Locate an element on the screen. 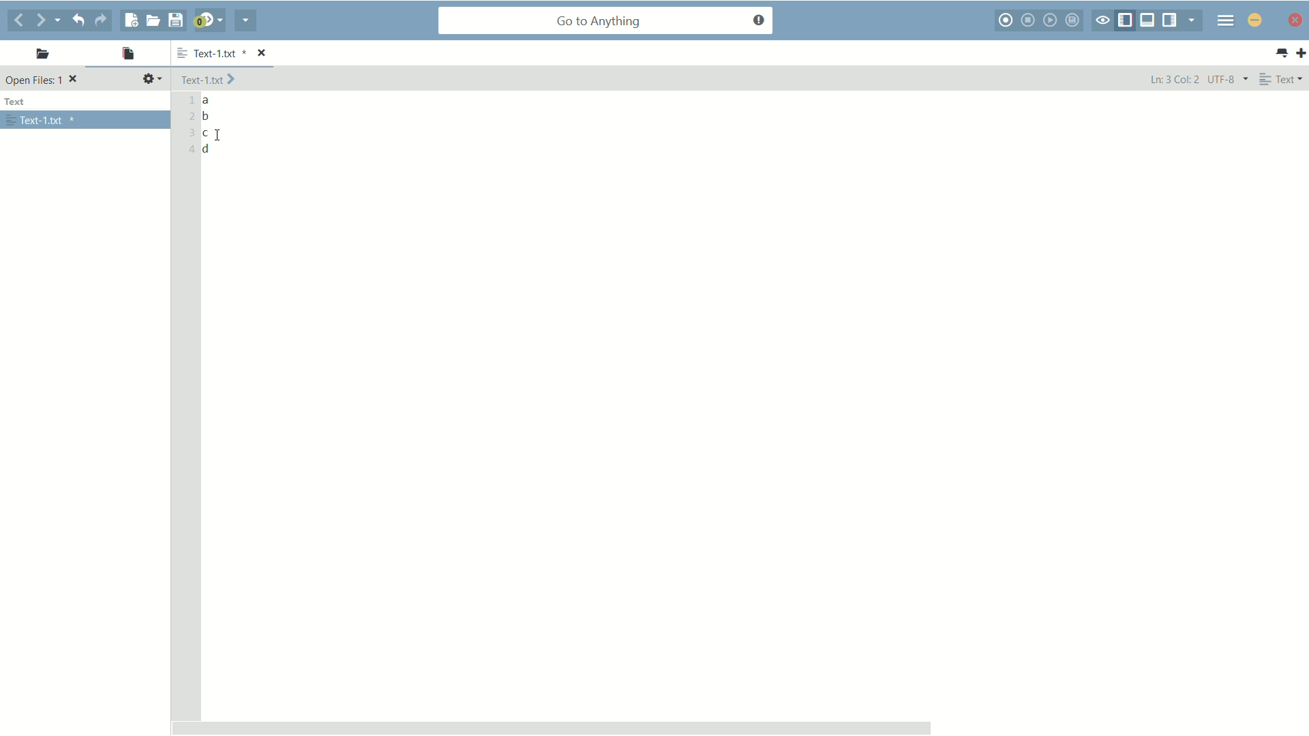 The image size is (1309, 736). new tab is located at coordinates (1301, 54).